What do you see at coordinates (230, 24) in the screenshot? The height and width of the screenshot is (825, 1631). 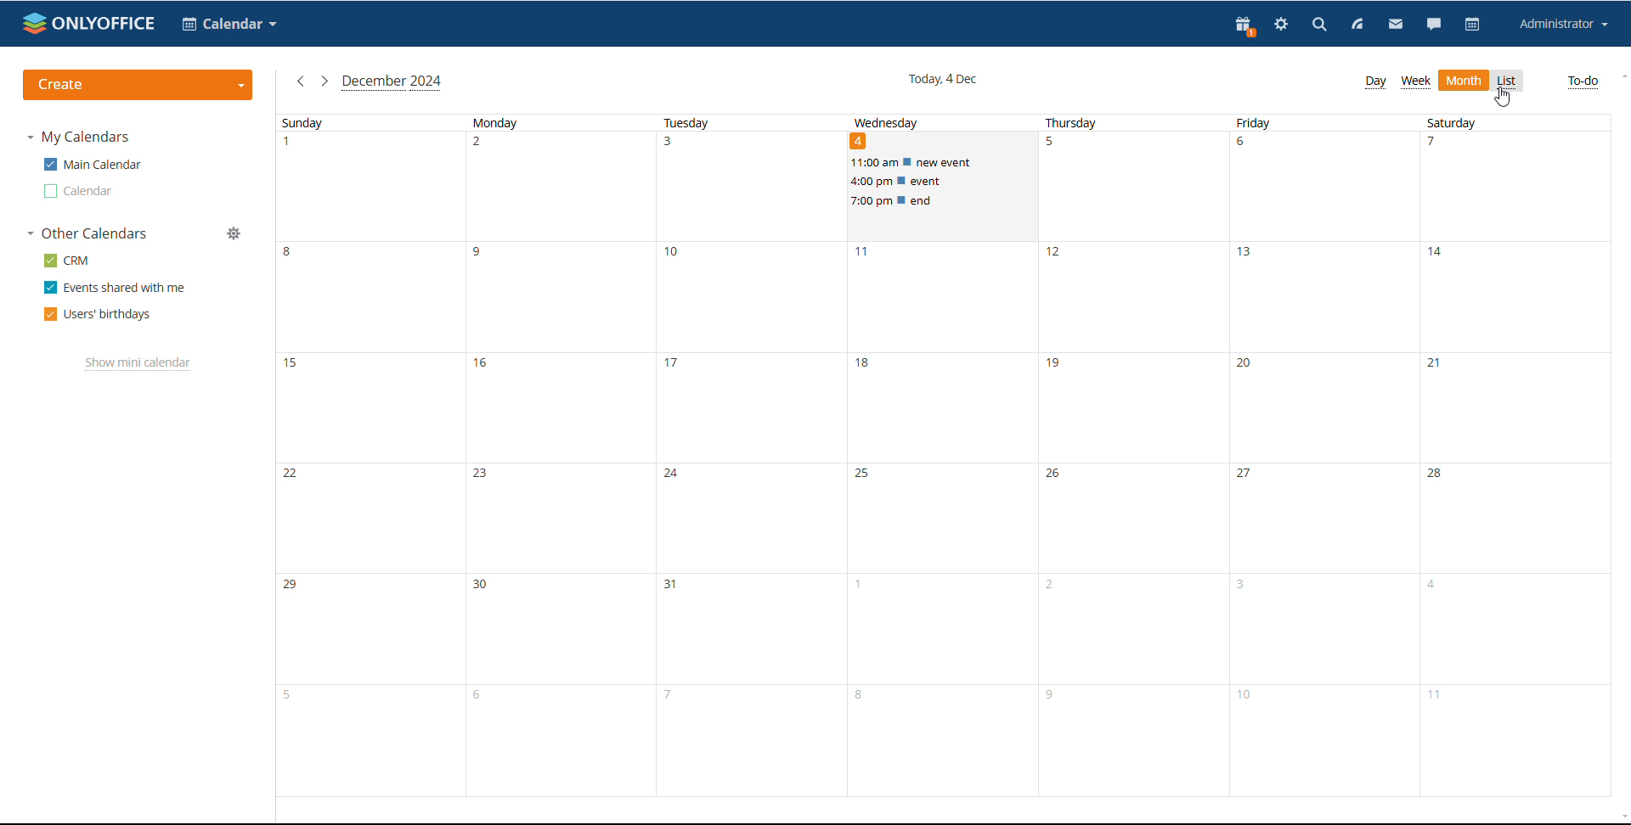 I see `select application` at bounding box center [230, 24].